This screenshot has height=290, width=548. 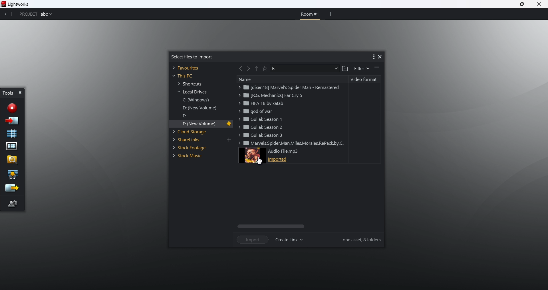 I want to click on new sequence, so click(x=12, y=134).